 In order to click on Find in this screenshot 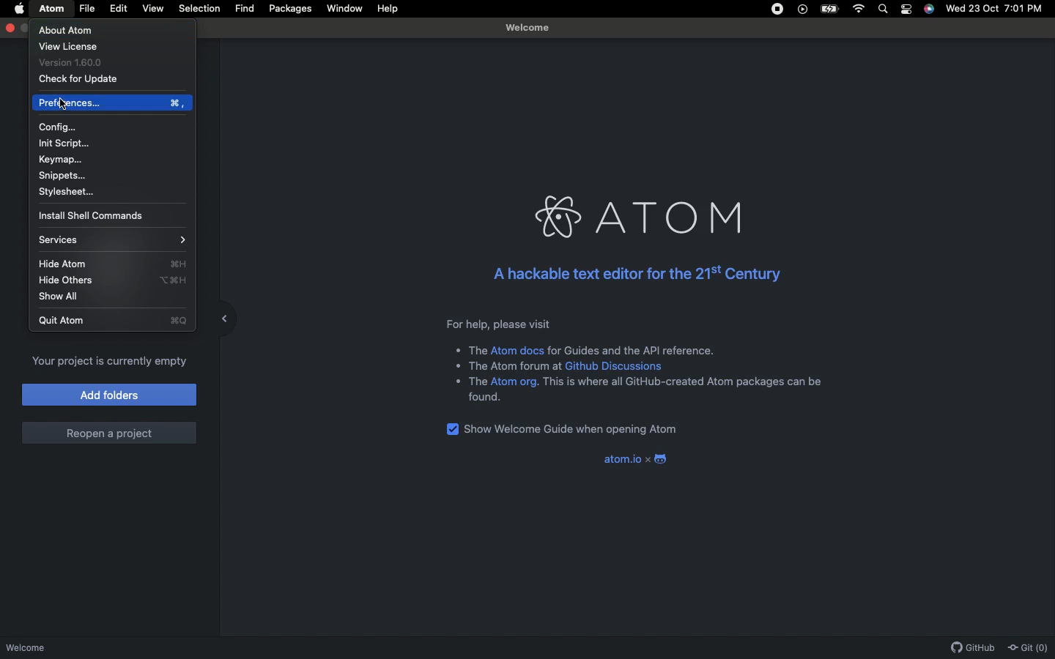, I will do `click(244, 9)`.